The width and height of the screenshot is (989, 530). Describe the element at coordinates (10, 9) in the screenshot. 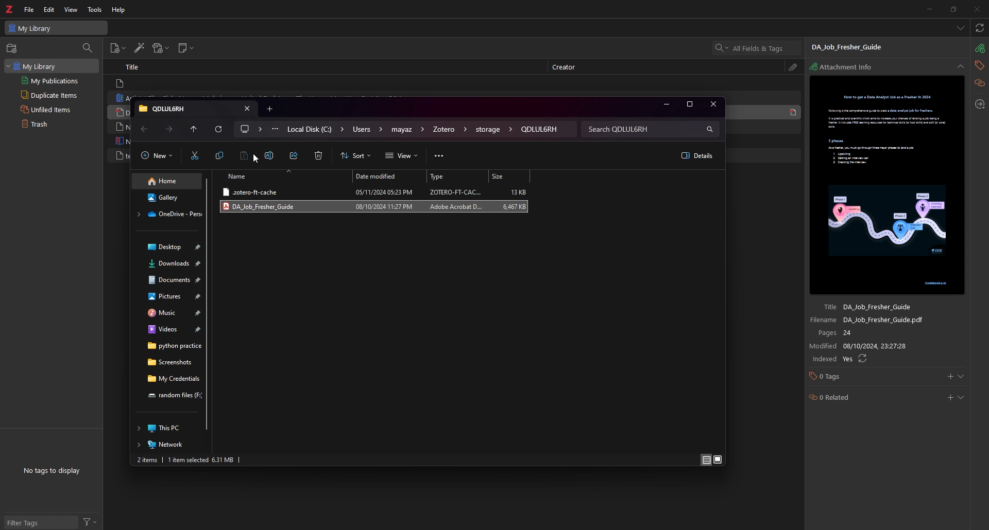

I see `zotero` at that location.